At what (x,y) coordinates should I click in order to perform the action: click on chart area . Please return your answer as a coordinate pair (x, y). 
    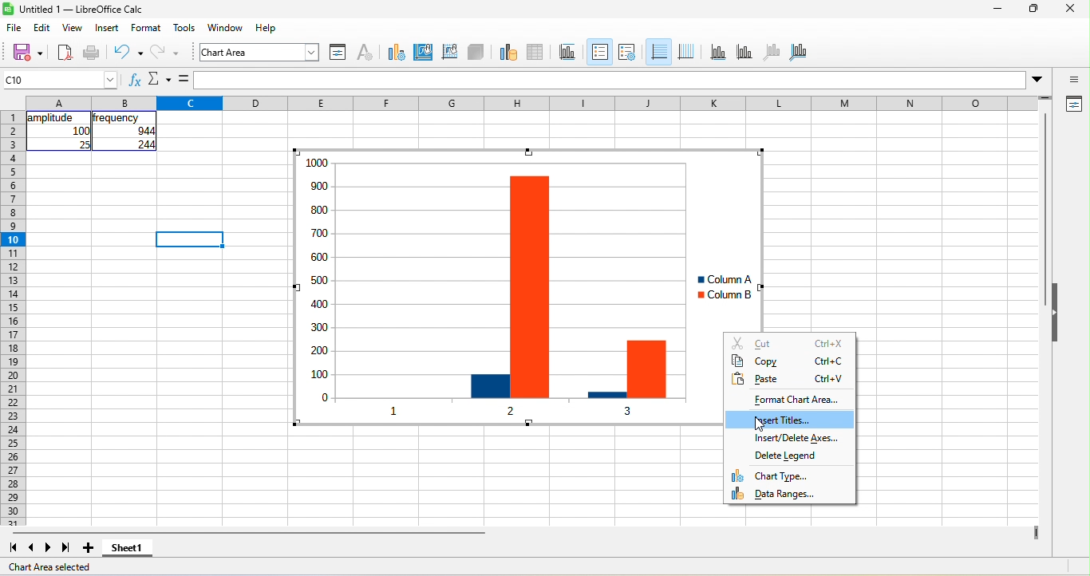
    Looking at the image, I should click on (424, 53).